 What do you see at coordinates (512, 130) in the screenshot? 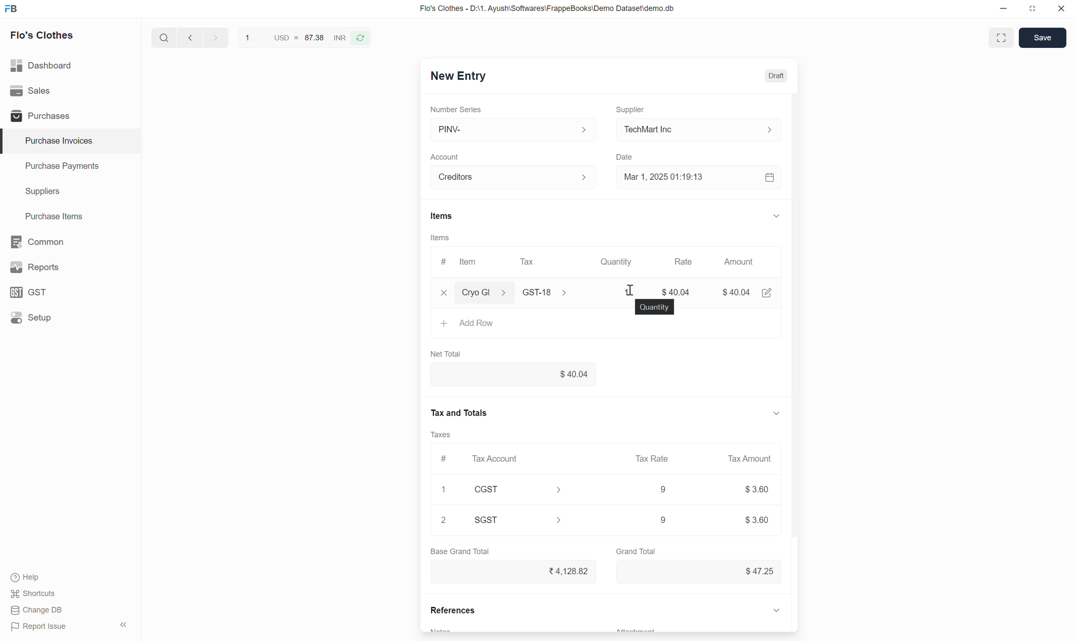
I see `PINV-` at bounding box center [512, 130].